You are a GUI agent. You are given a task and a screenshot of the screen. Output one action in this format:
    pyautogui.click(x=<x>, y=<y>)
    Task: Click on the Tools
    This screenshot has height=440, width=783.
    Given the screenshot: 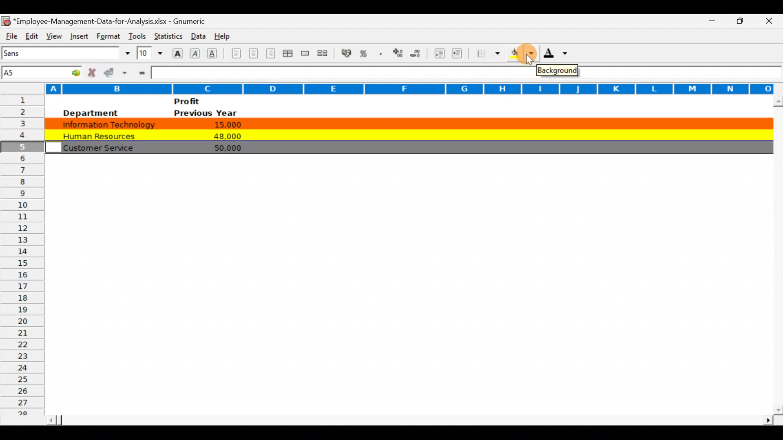 What is the action you would take?
    pyautogui.click(x=137, y=34)
    